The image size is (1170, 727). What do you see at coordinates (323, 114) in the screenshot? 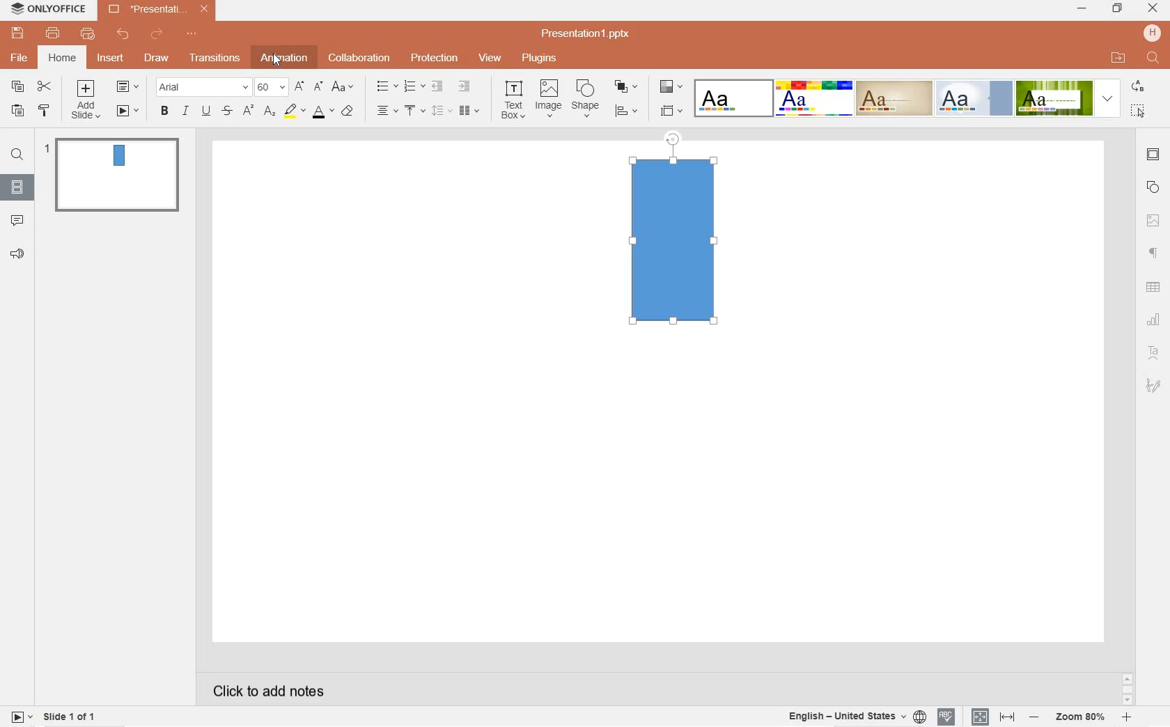
I see `font color` at bounding box center [323, 114].